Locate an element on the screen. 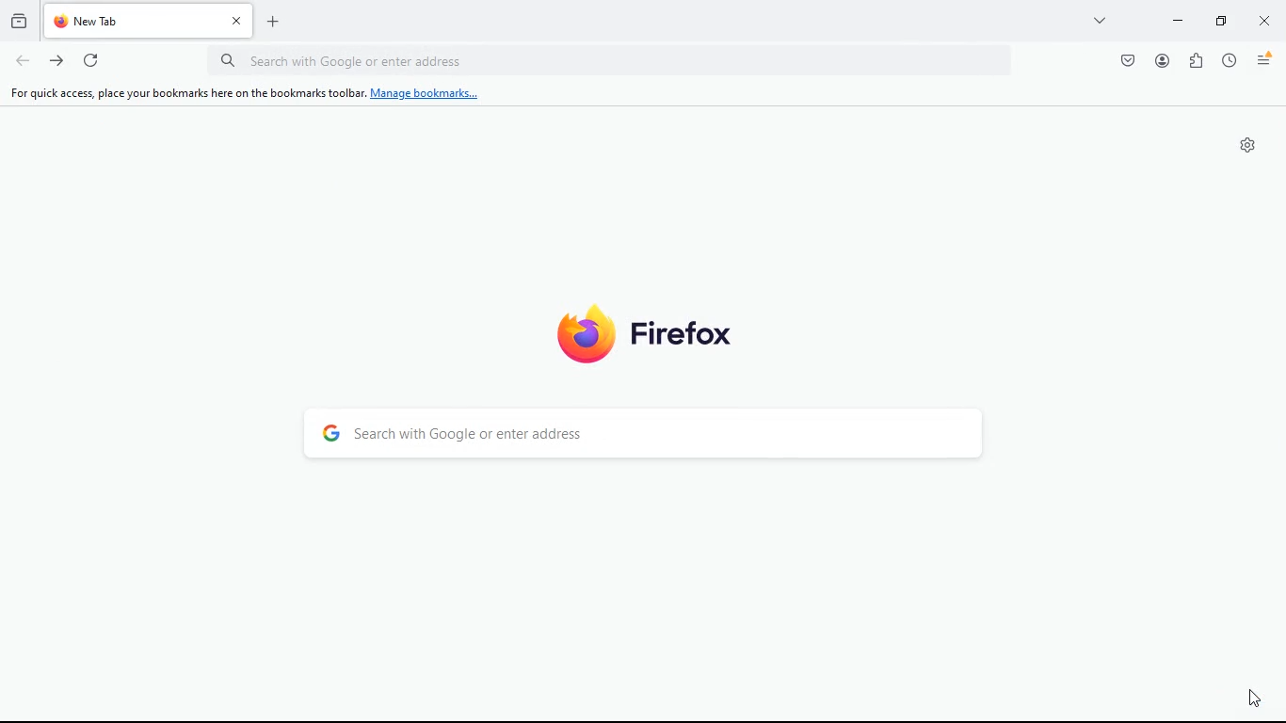 The height and width of the screenshot is (723, 1286). Cursor is located at coordinates (1256, 698).